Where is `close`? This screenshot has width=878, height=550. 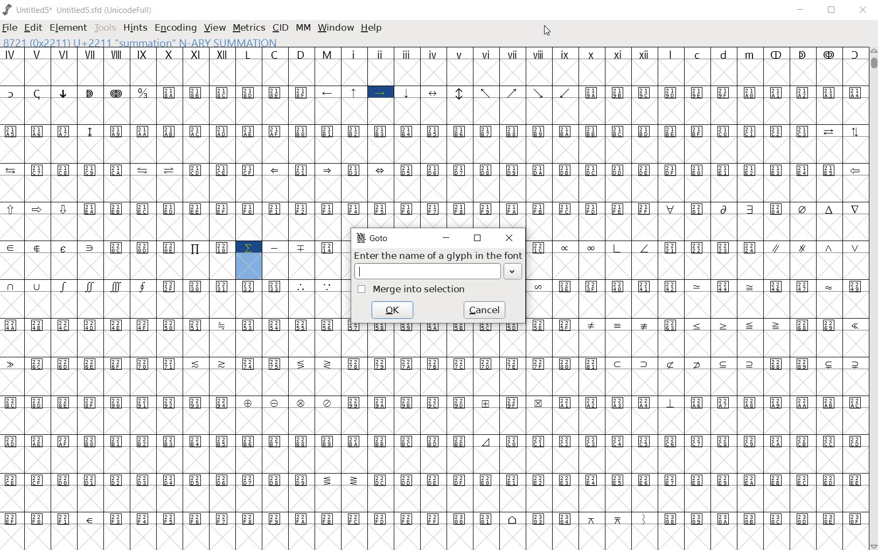
close is located at coordinates (508, 237).